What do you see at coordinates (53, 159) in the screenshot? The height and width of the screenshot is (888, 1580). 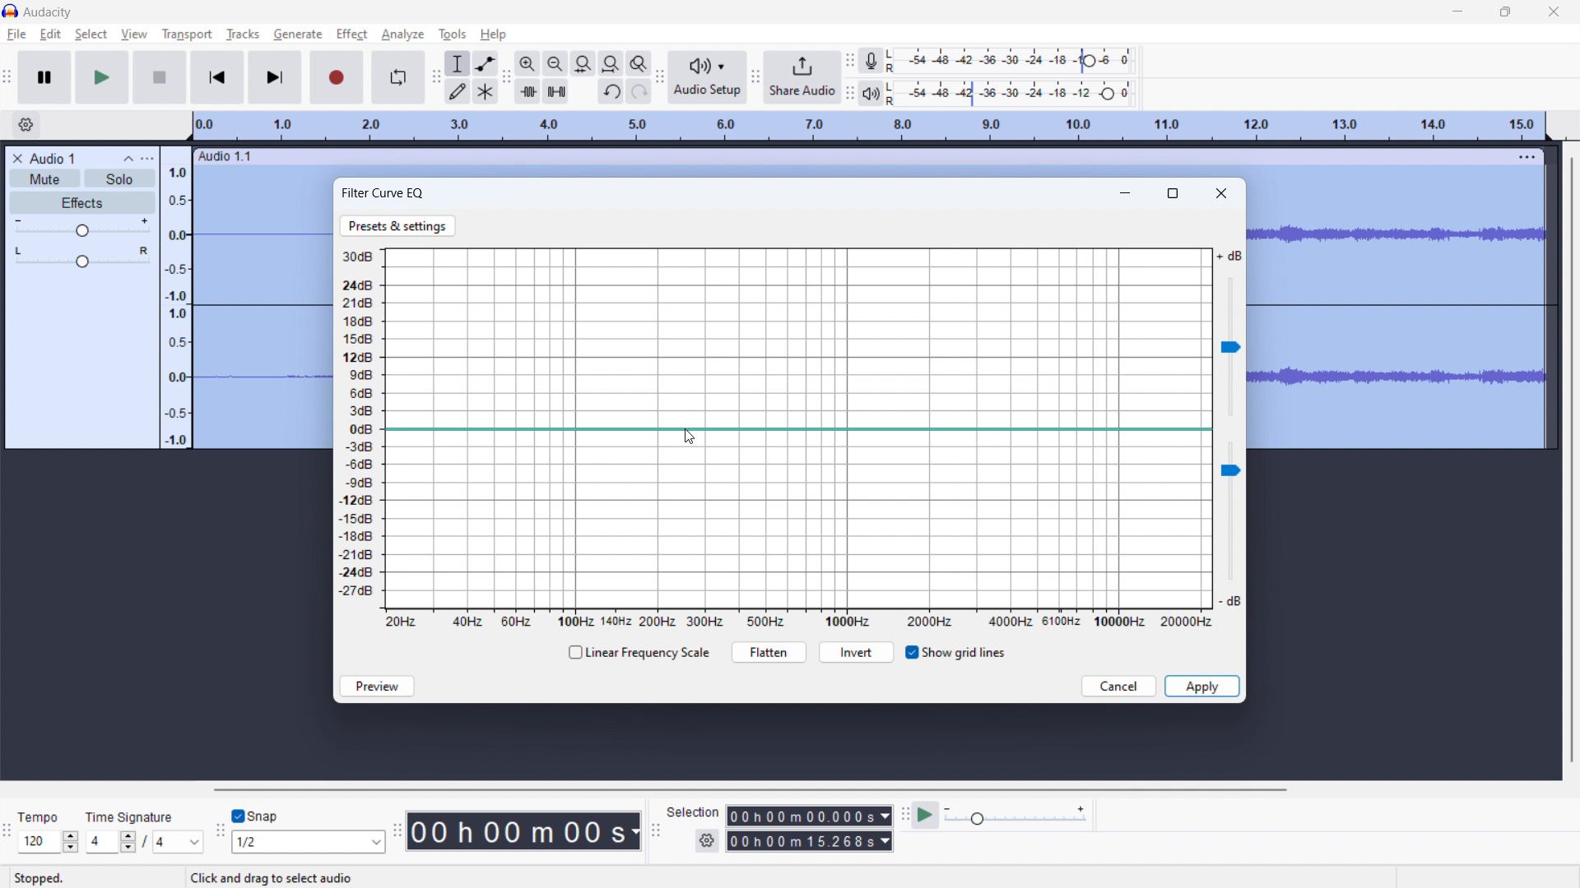 I see `project title` at bounding box center [53, 159].